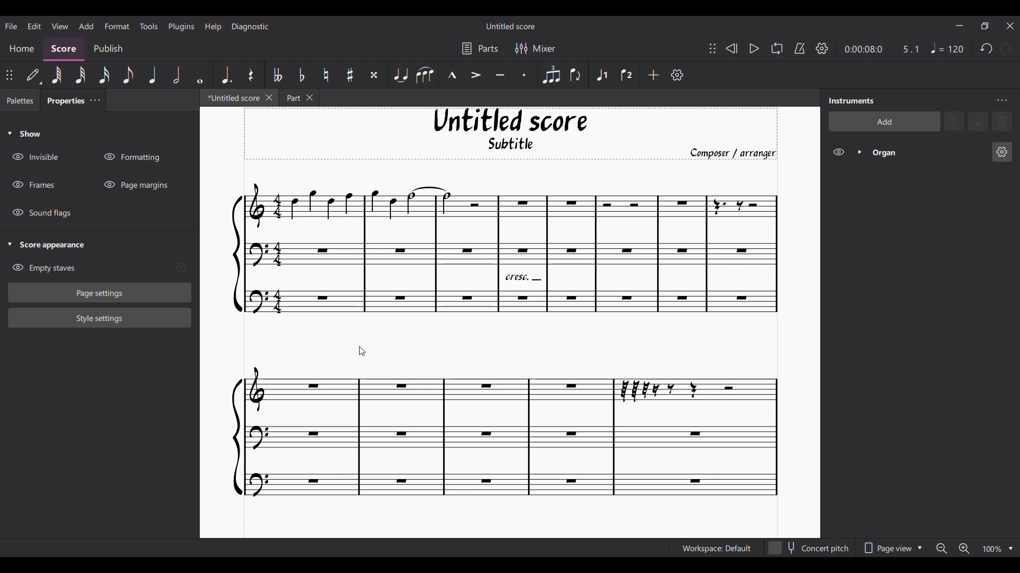 The image size is (1020, 573). I want to click on Diagnostic menu, so click(251, 26).